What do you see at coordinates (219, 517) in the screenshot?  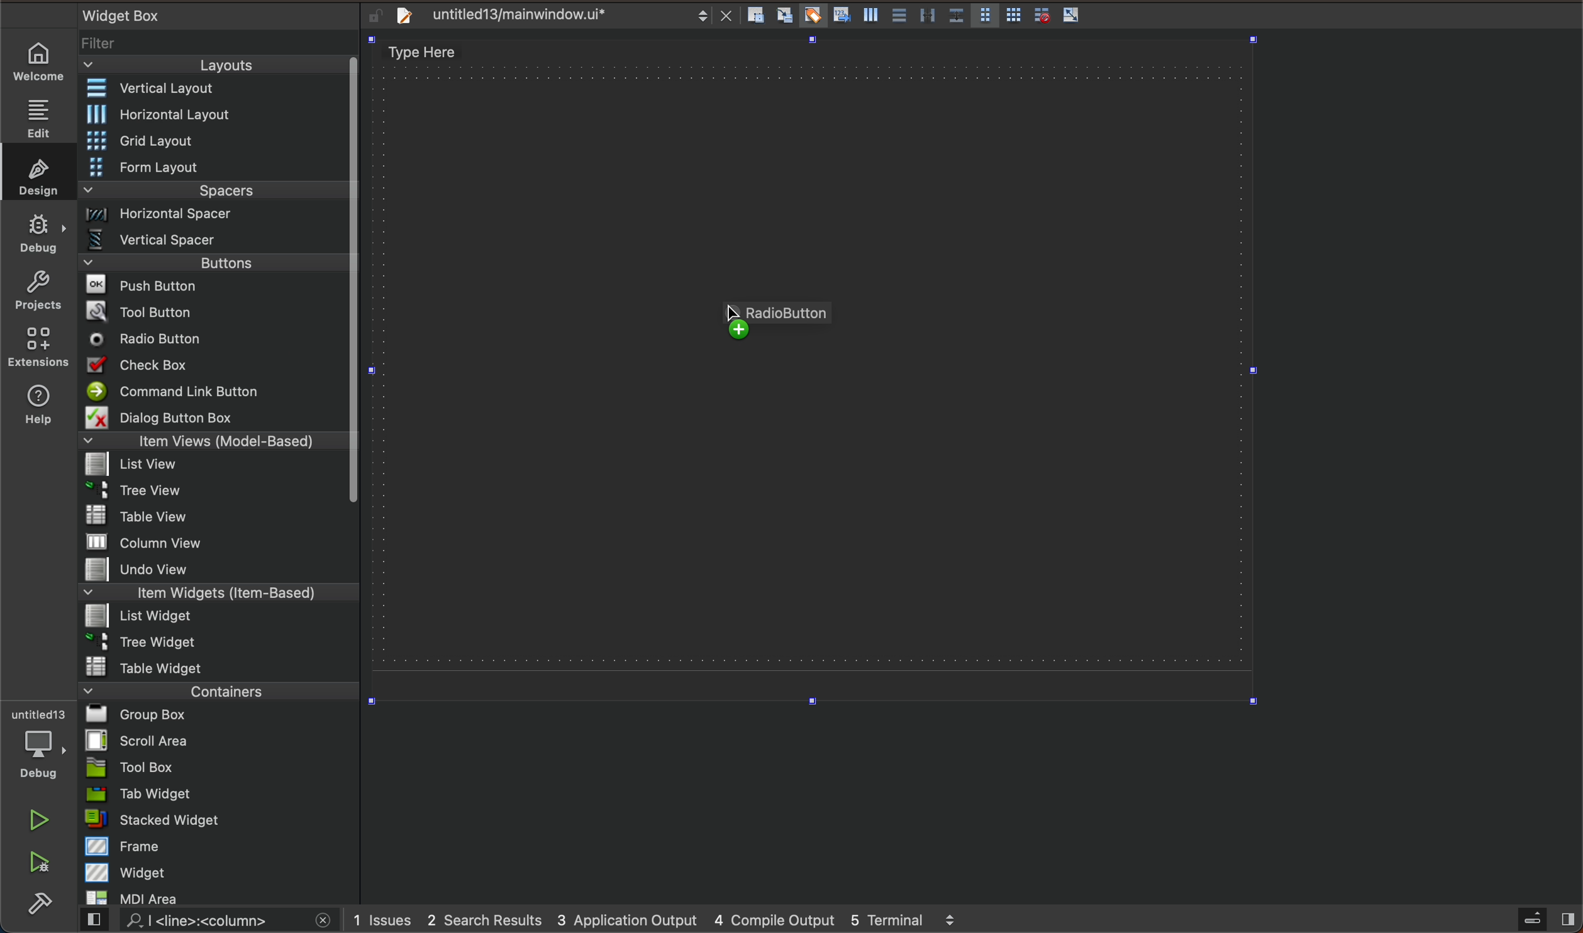 I see `table view` at bounding box center [219, 517].